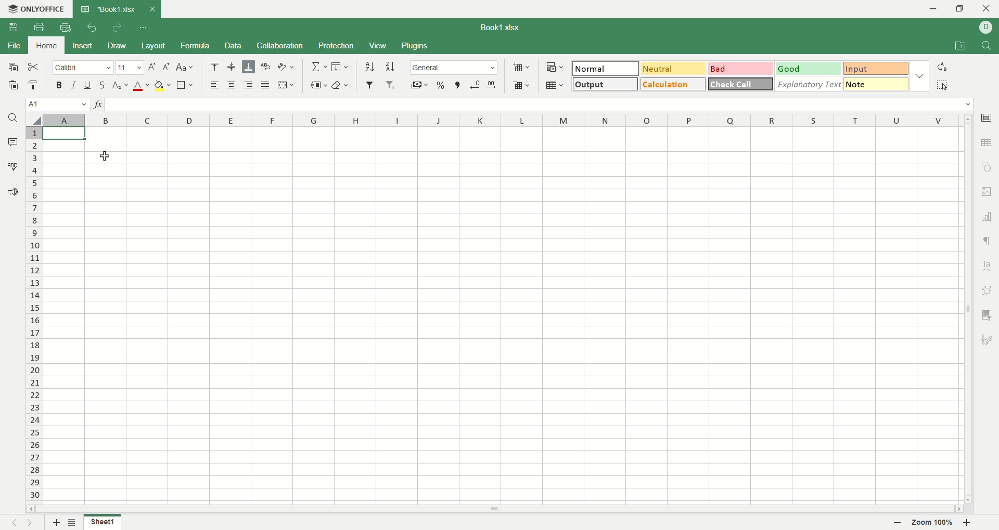  Describe the element at coordinates (941, 67) in the screenshot. I see `replace` at that location.